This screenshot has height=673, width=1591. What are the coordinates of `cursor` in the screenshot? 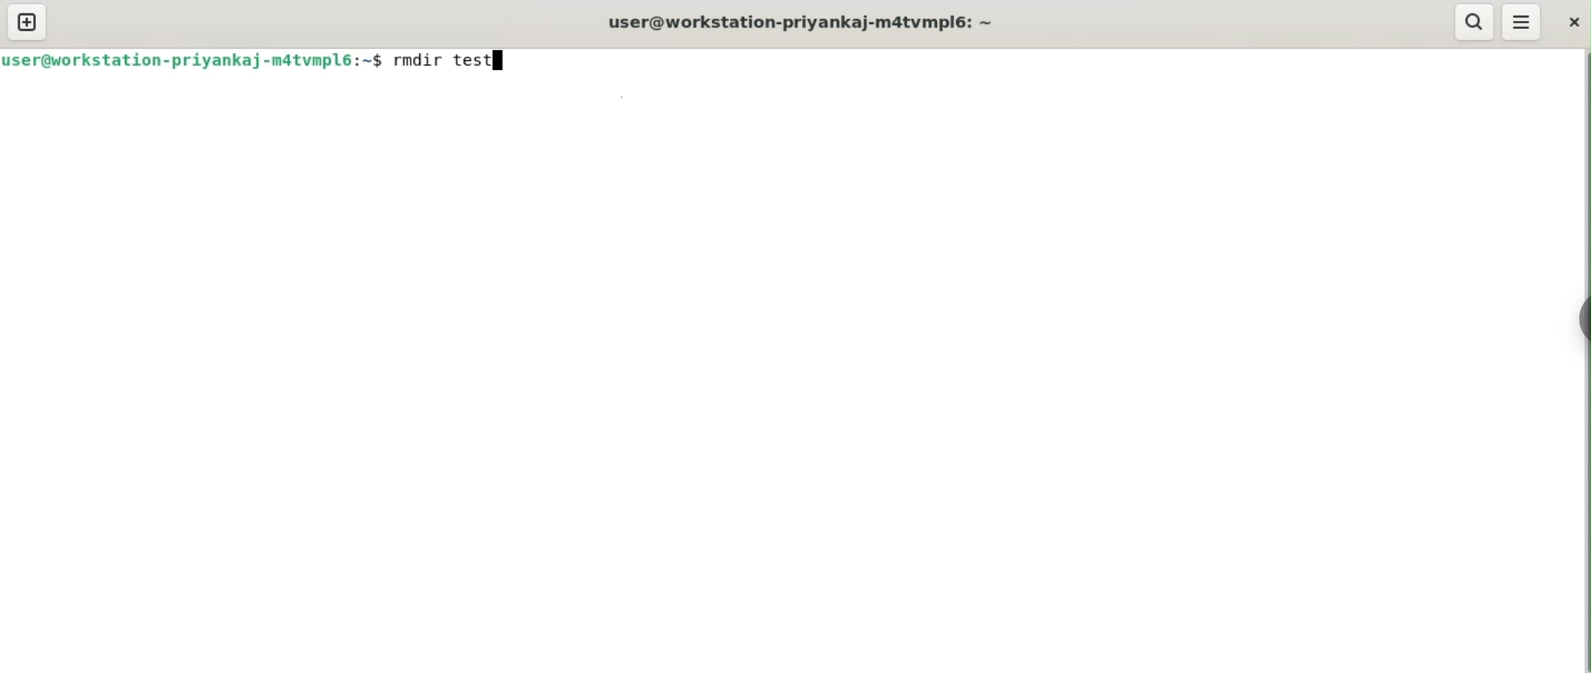 It's located at (494, 63).